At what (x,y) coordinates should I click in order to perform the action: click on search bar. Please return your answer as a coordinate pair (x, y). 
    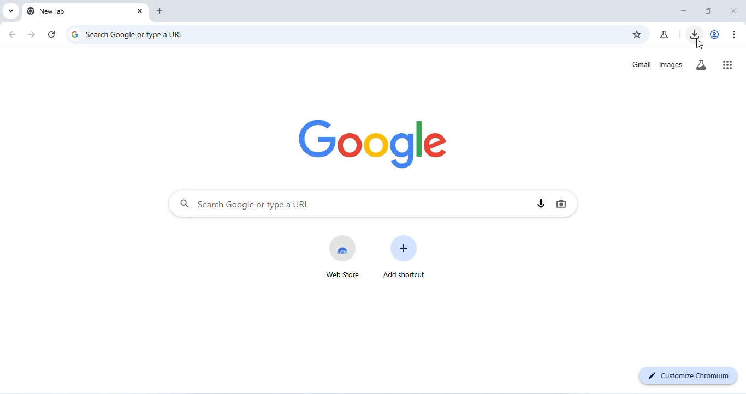
    Looking at the image, I should click on (347, 205).